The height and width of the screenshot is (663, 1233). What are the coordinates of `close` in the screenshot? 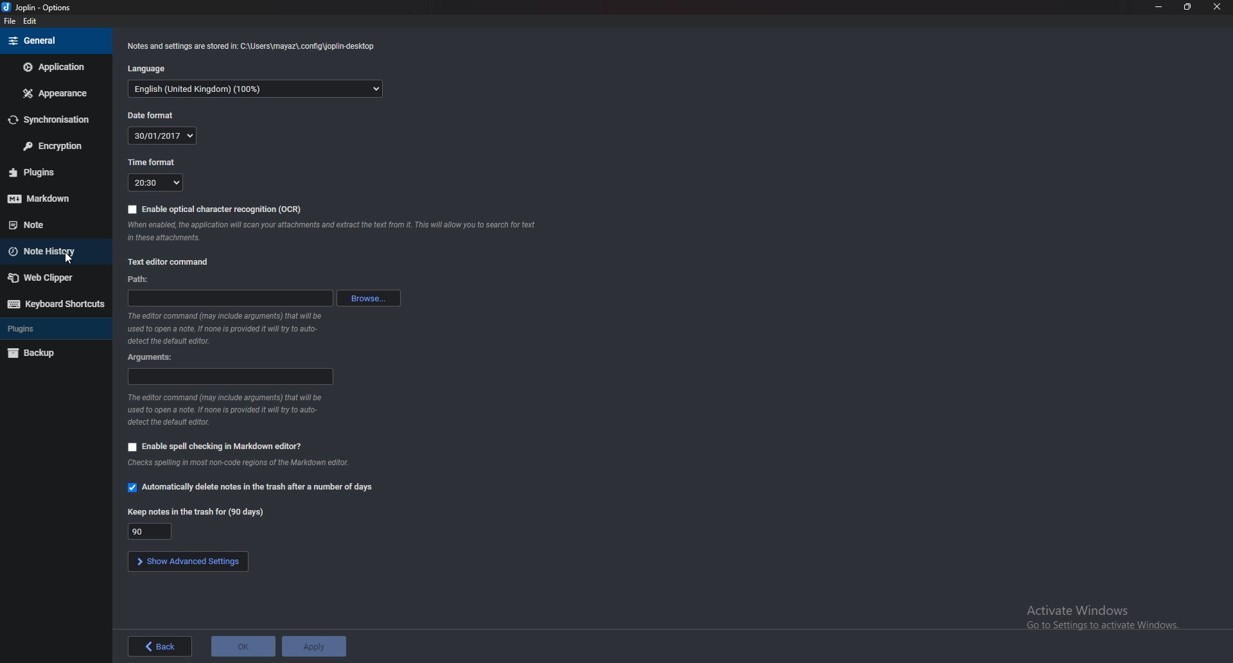 It's located at (1215, 7).